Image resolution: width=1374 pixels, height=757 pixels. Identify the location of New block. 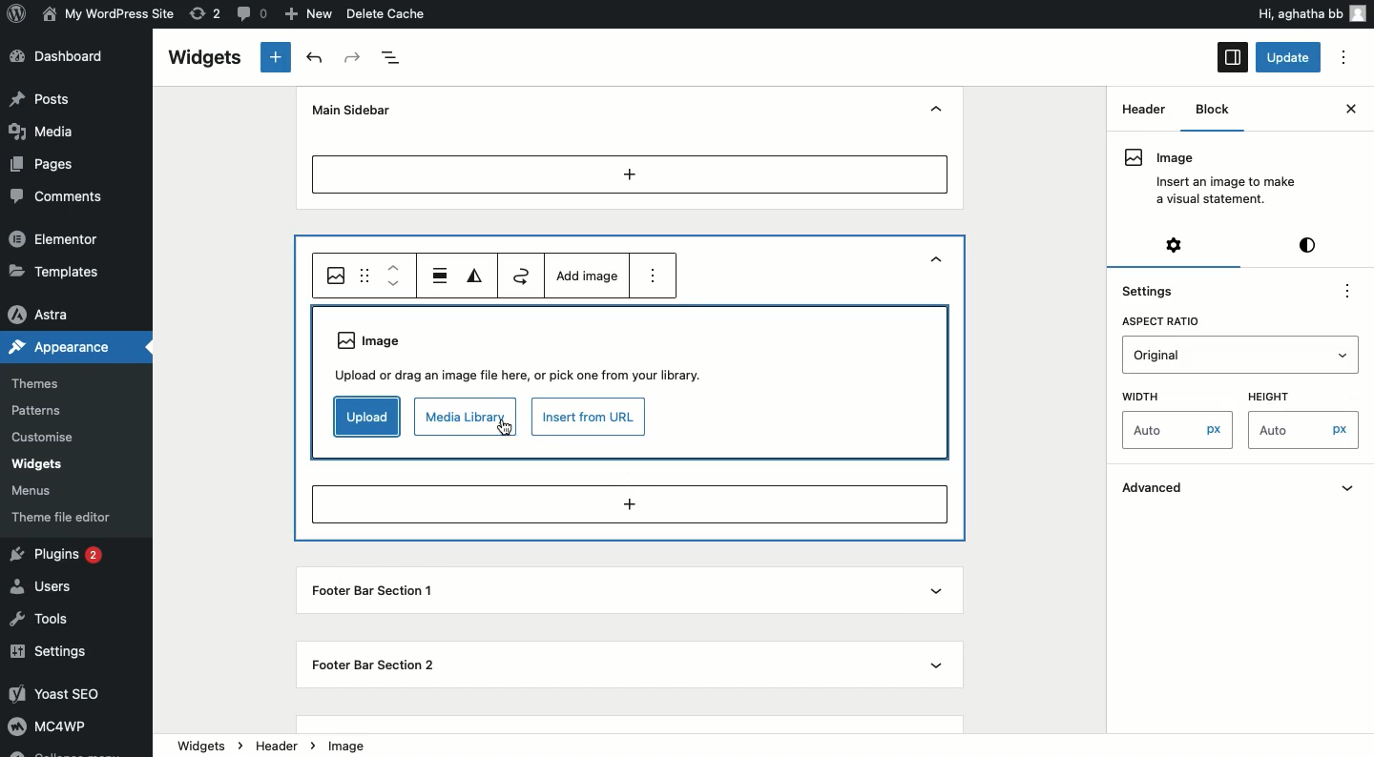
(277, 57).